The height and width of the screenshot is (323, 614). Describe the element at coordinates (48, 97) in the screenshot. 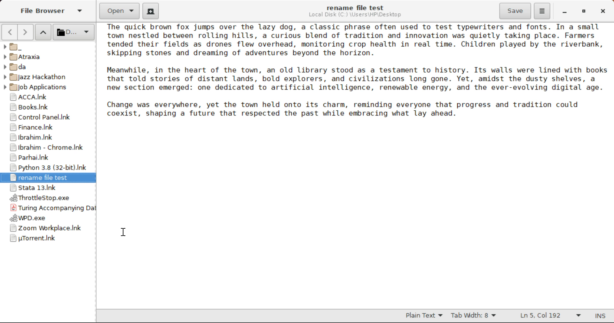

I see `ACCA Folder Shortcut Link` at that location.